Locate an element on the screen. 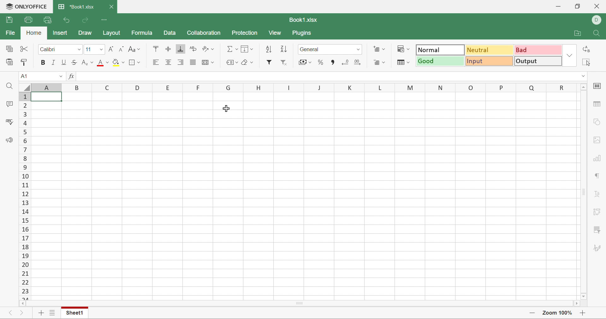 Image resolution: width=606 pixels, height=319 pixels. DELL is located at coordinates (598, 20).